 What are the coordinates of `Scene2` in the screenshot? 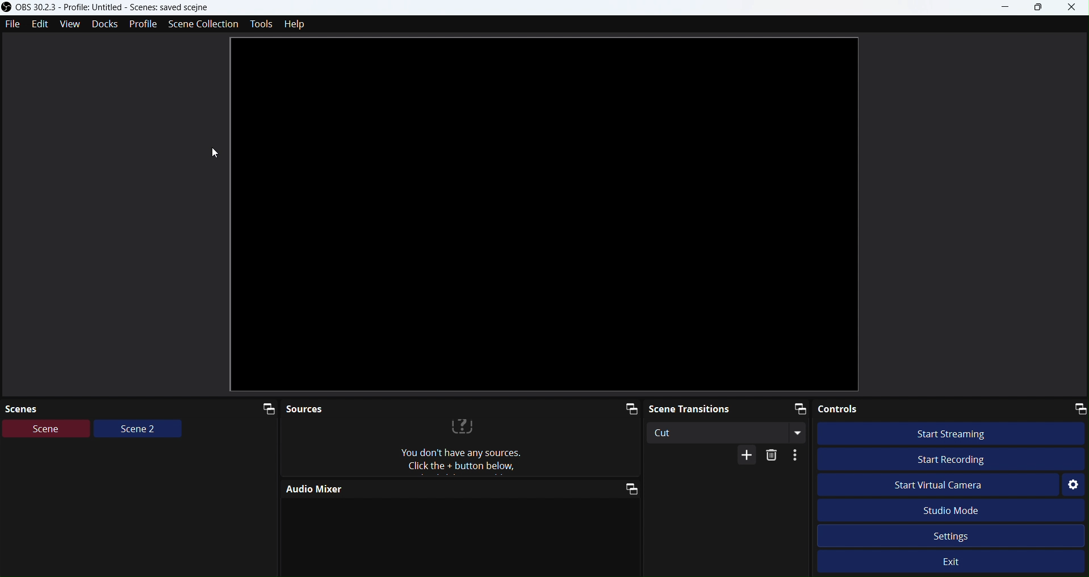 It's located at (138, 430).